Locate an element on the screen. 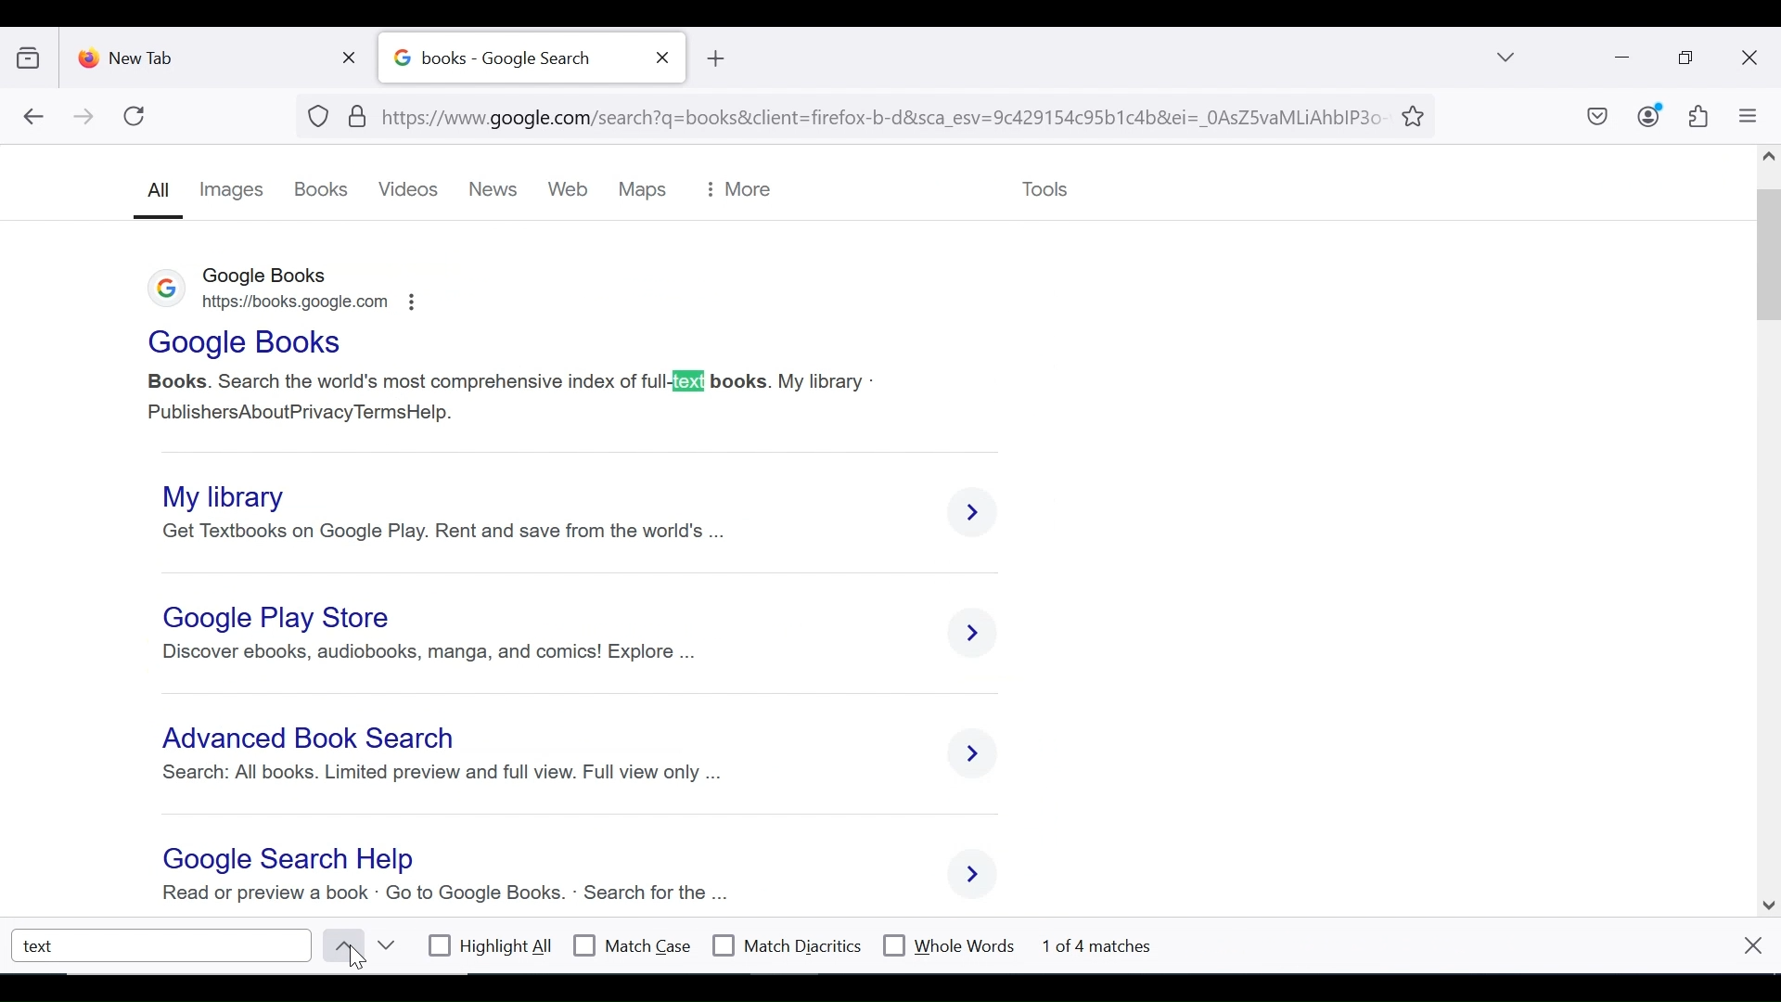  minimize is located at coordinates (1620, 56).